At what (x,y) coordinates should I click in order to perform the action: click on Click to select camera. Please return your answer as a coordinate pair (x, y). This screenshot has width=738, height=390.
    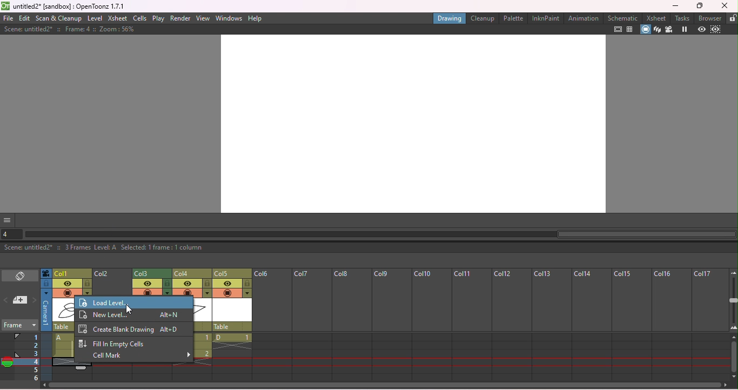
    Looking at the image, I should click on (46, 310).